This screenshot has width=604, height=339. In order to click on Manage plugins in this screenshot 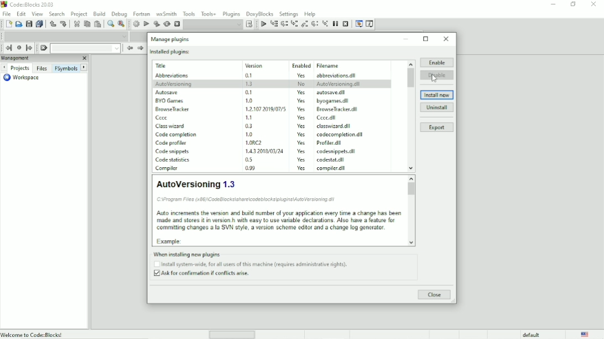, I will do `click(170, 39)`.